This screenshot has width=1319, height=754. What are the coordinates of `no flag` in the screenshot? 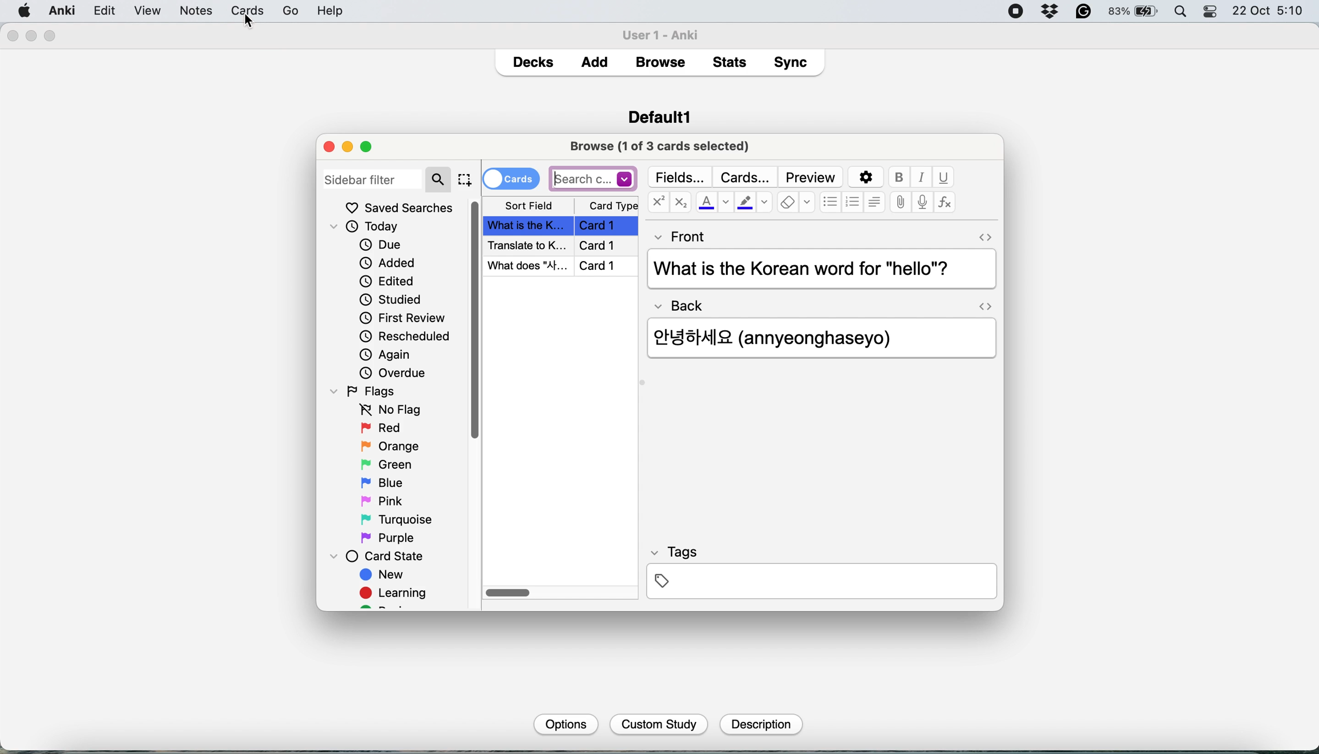 It's located at (388, 410).